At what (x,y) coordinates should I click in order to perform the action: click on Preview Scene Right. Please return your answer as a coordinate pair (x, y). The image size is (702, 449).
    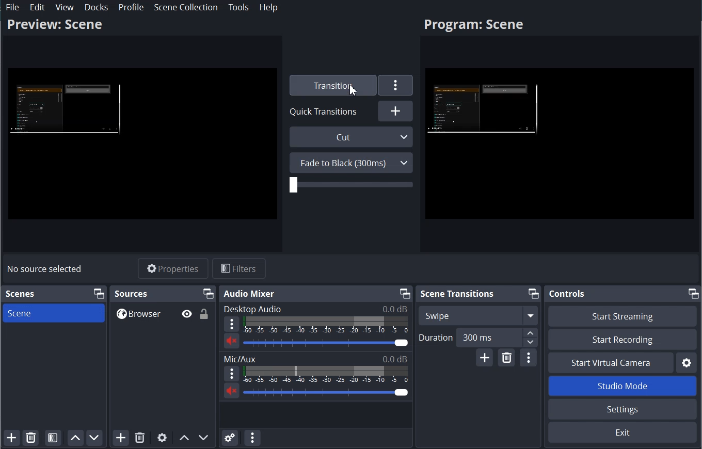
    Looking at the image, I should click on (560, 146).